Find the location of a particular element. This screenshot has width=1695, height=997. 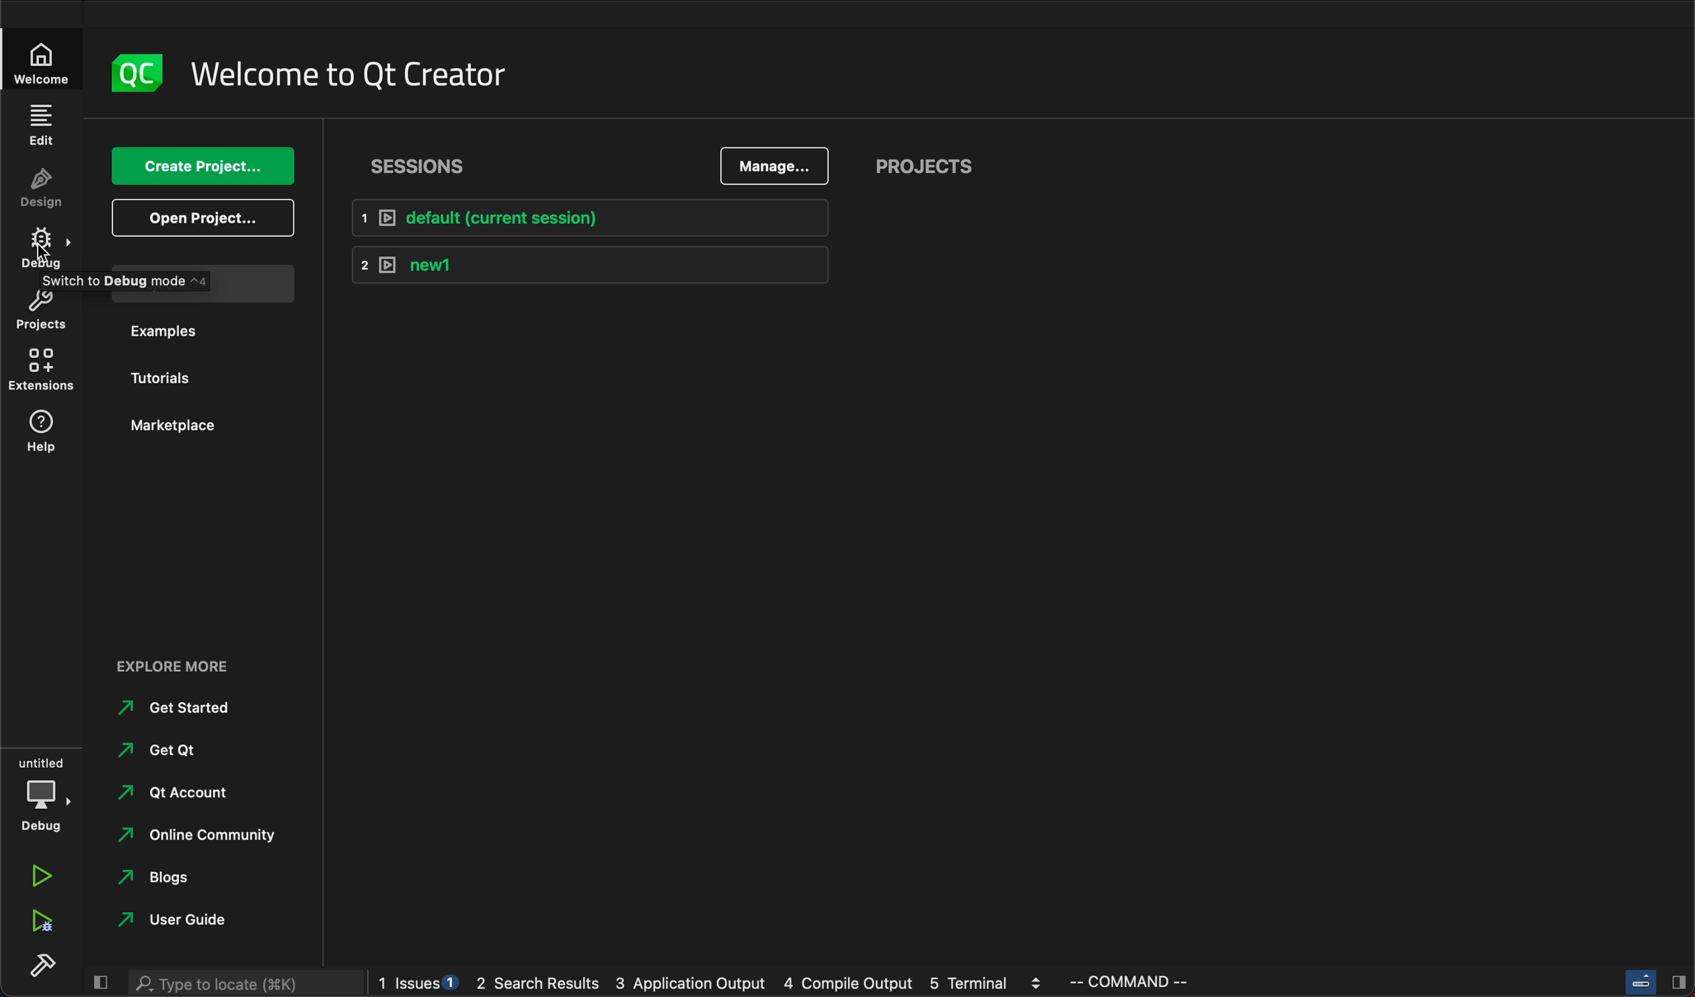

guide is located at coordinates (179, 916).